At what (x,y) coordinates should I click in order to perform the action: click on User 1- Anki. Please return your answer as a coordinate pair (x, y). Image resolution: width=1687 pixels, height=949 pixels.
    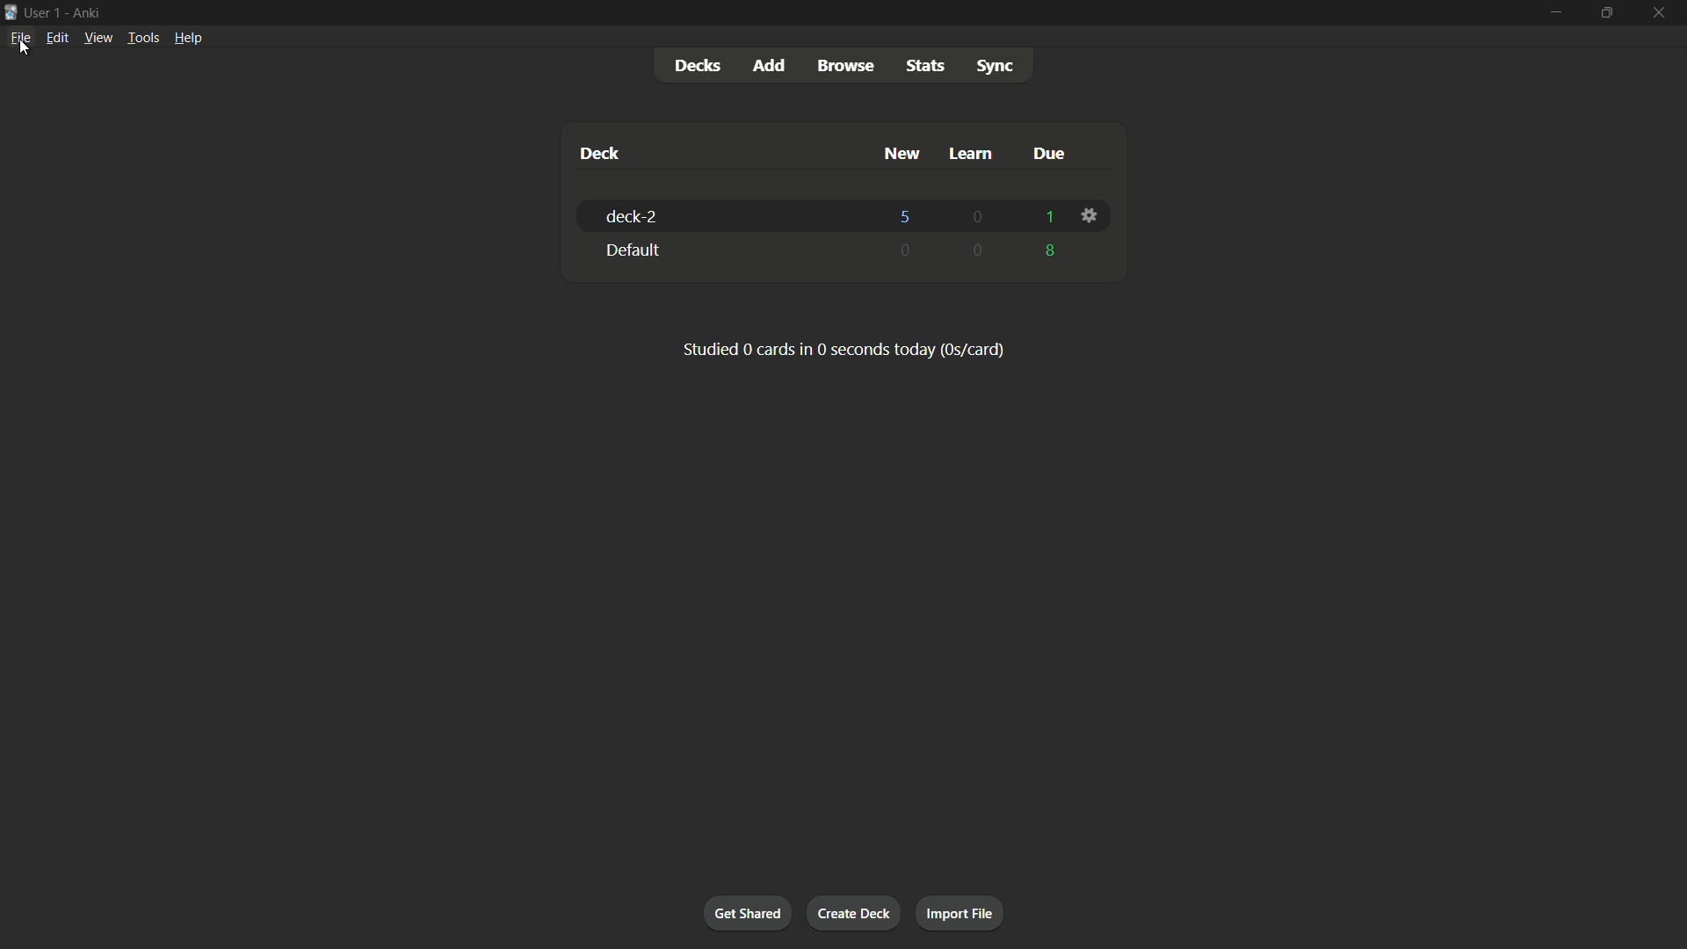
    Looking at the image, I should click on (764, 11).